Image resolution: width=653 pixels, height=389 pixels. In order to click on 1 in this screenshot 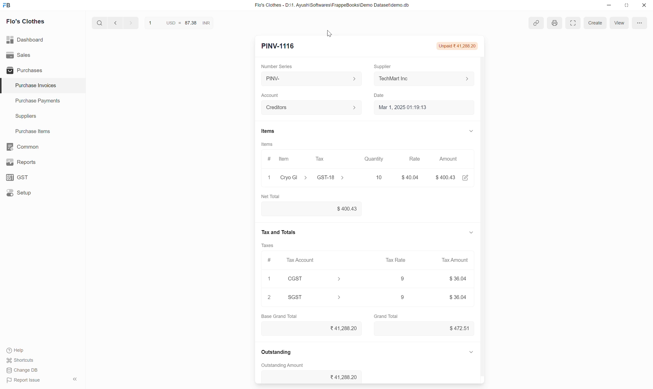, I will do `click(270, 278)`.